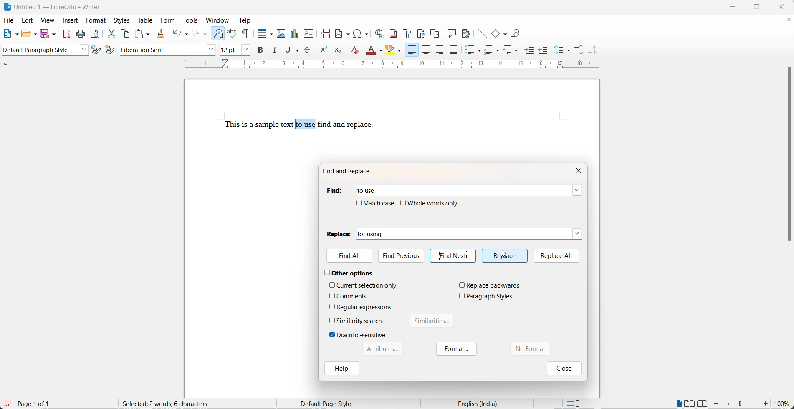 This screenshot has width=794, height=409. I want to click on toggle unordered list, so click(472, 51).